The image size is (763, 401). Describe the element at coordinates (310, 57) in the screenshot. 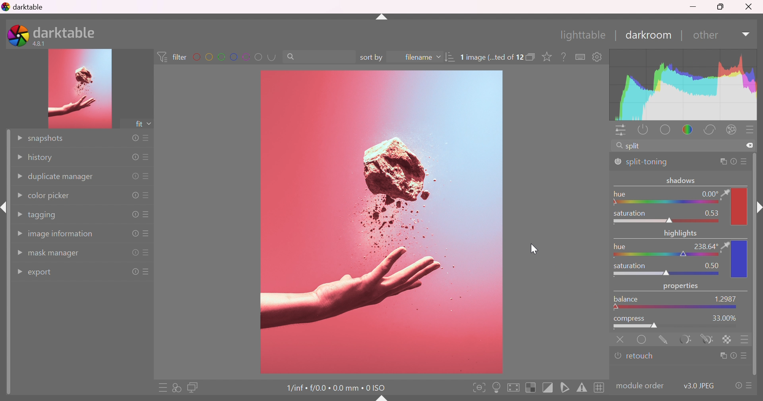

I see `search` at that location.